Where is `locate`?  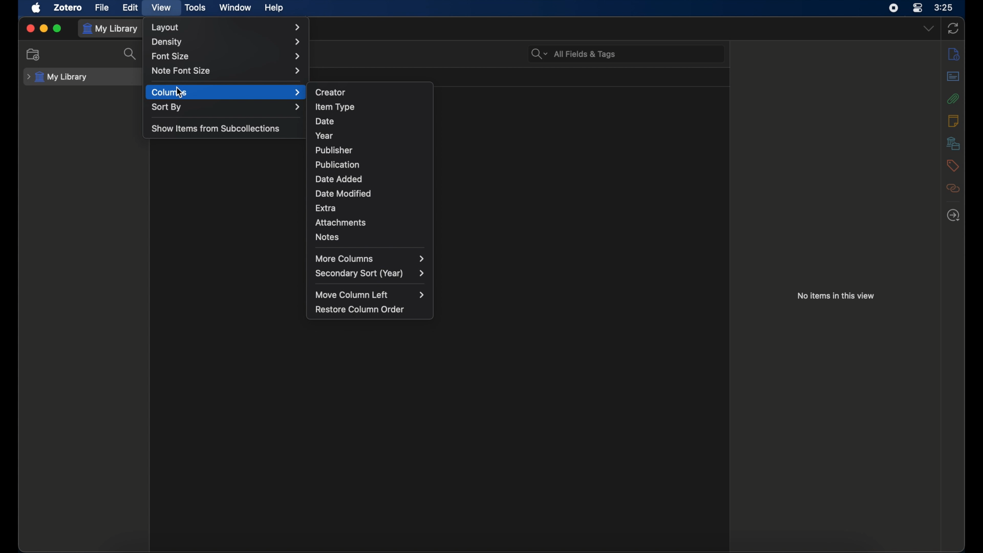 locate is located at coordinates (953, 216).